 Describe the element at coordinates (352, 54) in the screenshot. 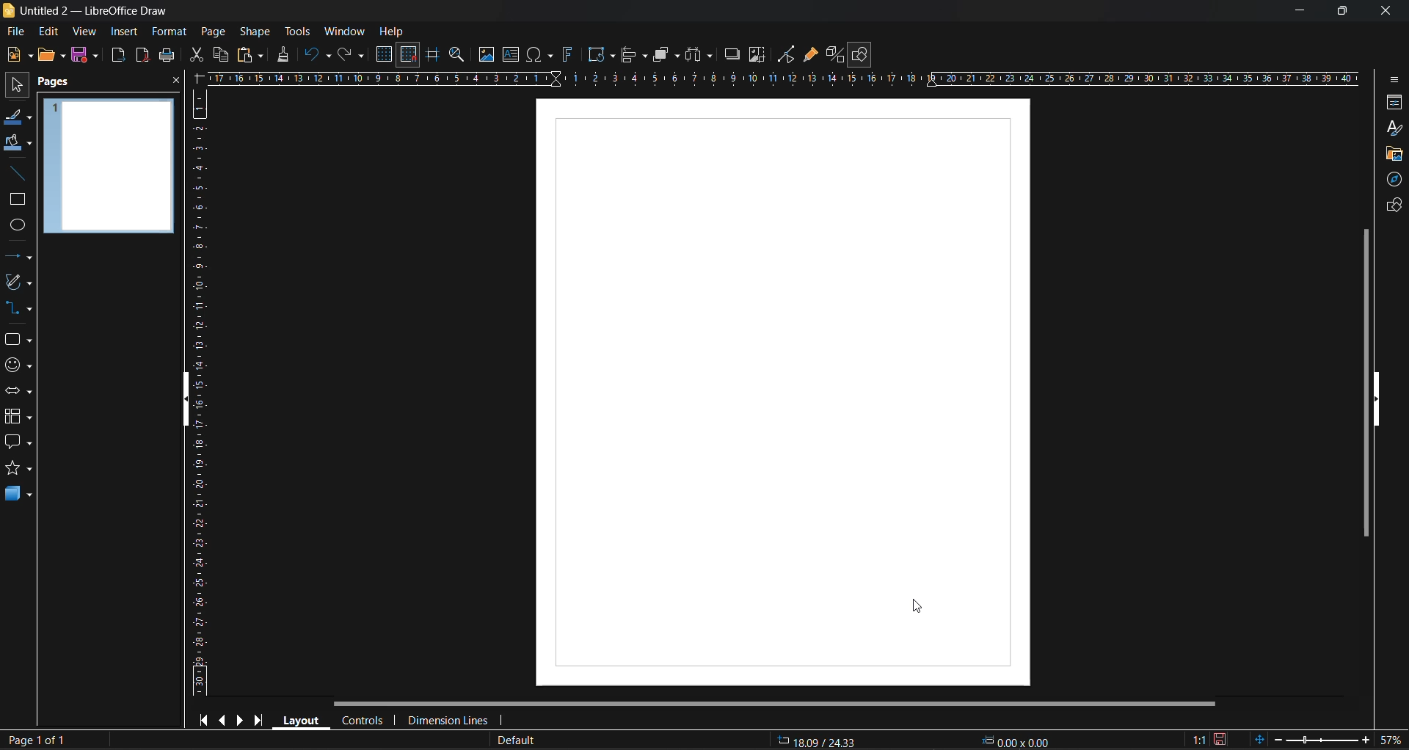

I see `redo` at that location.